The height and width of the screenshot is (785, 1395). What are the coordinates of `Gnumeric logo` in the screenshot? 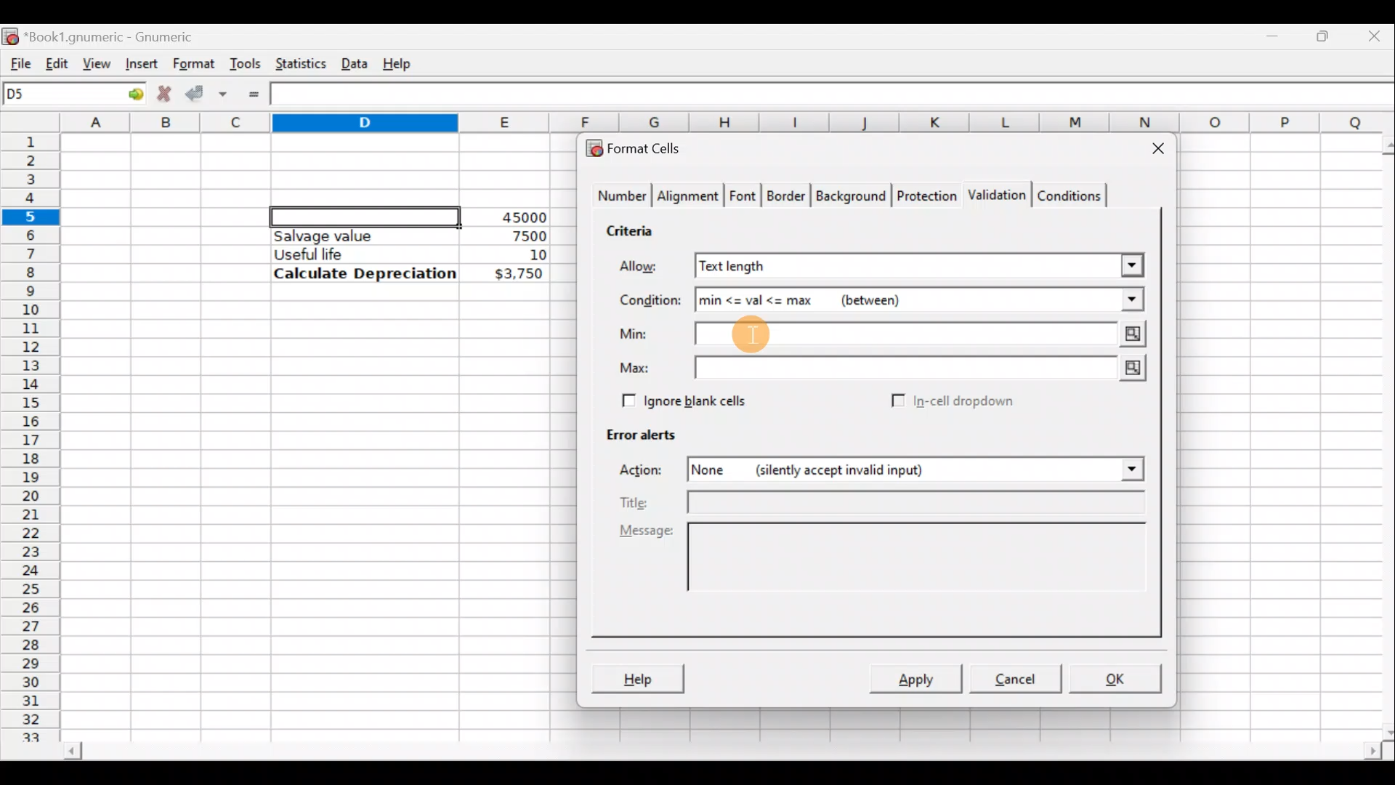 It's located at (10, 35).